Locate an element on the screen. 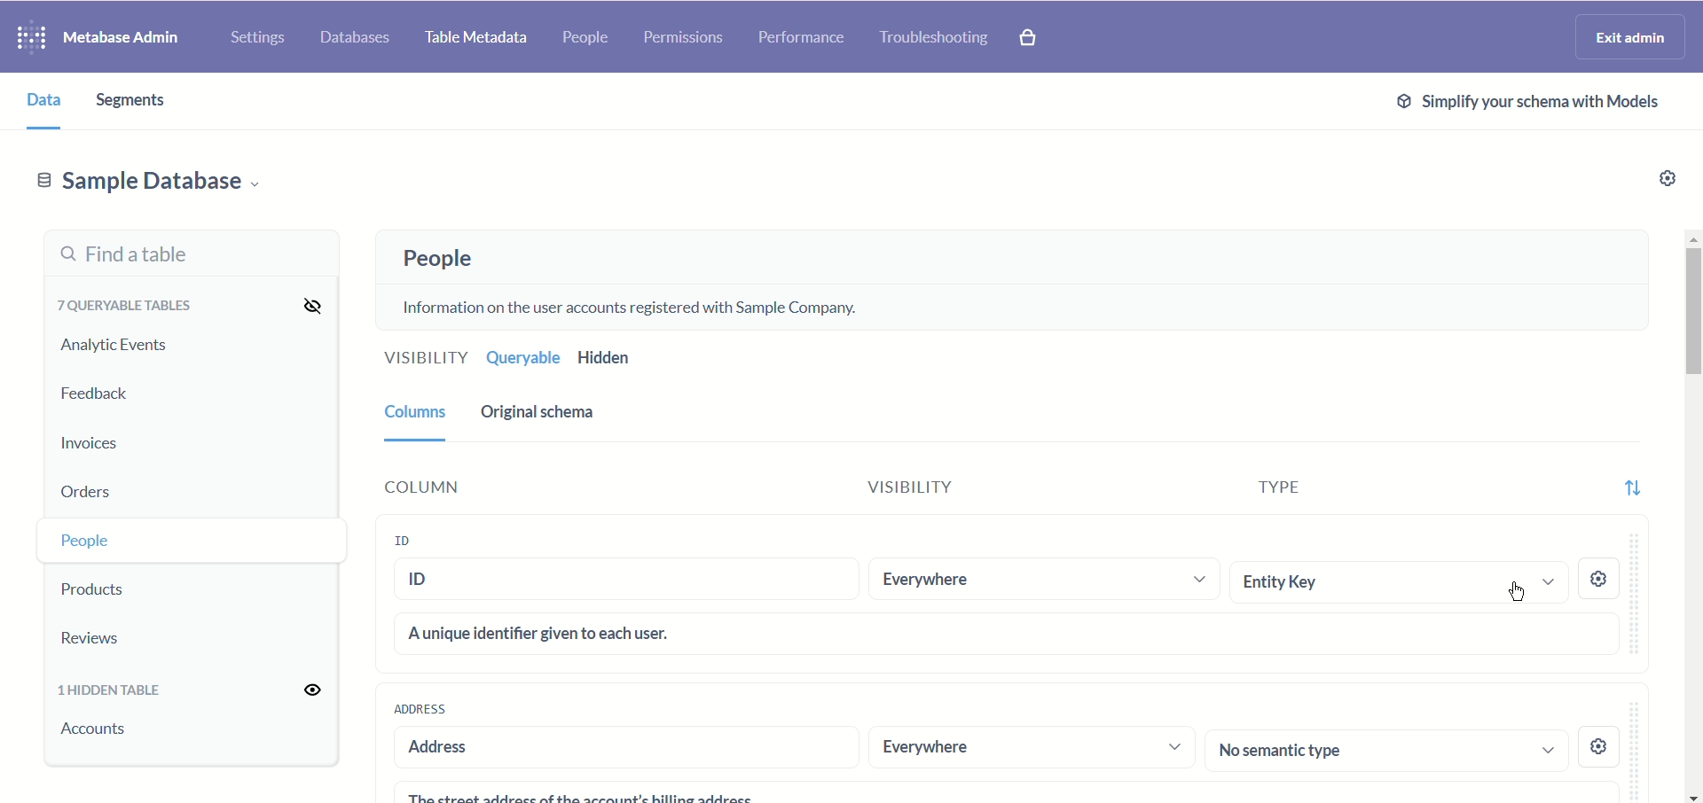 The height and width of the screenshot is (803, 1703). segments is located at coordinates (140, 101).